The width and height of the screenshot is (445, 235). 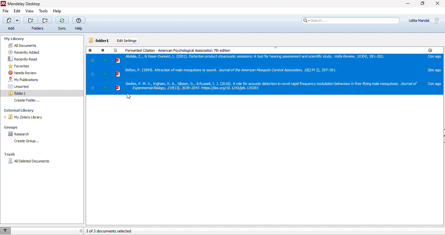 I want to click on my library, so click(x=29, y=39).